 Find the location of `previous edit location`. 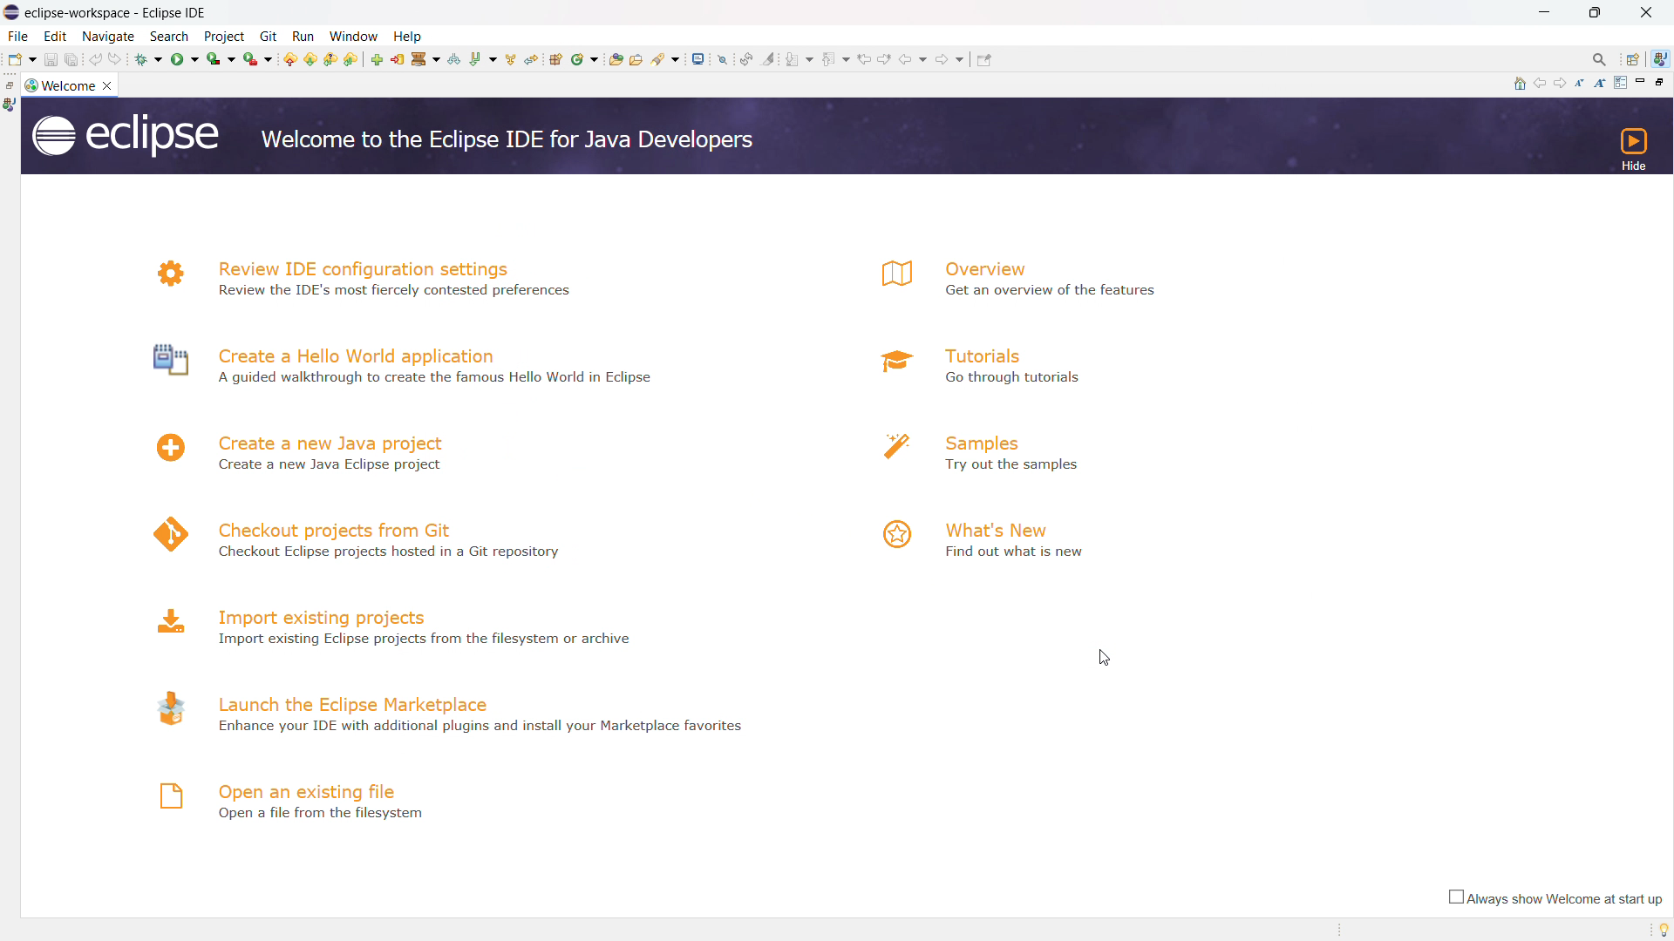

previous edit location is located at coordinates (599, 59).